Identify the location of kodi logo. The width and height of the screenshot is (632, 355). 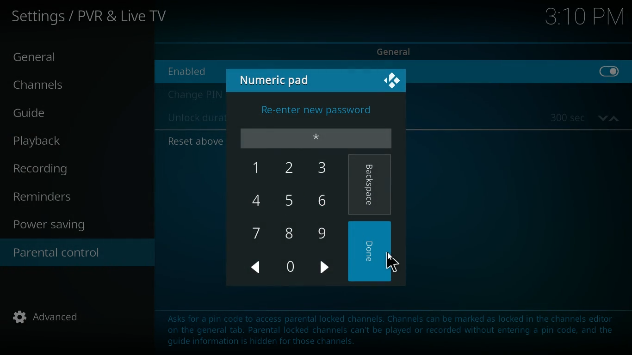
(393, 82).